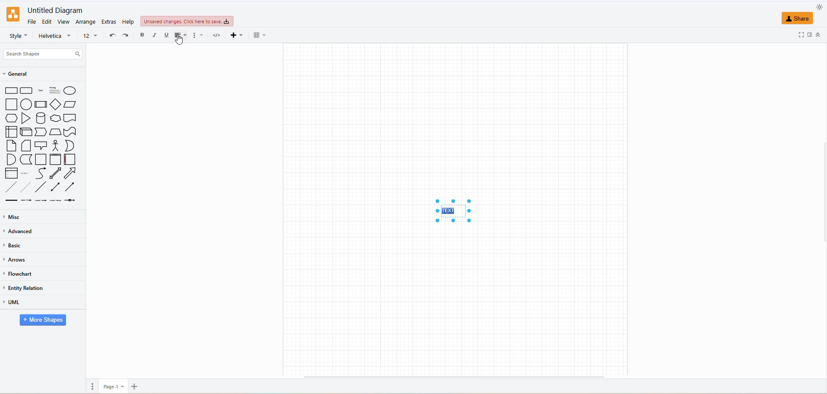 Image resolution: width=827 pixels, height=394 pixels. What do you see at coordinates (811, 34) in the screenshot?
I see `format` at bounding box center [811, 34].